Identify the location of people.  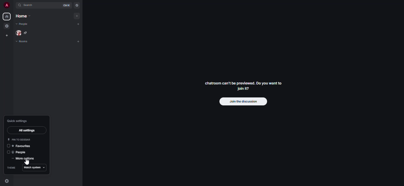
(22, 24).